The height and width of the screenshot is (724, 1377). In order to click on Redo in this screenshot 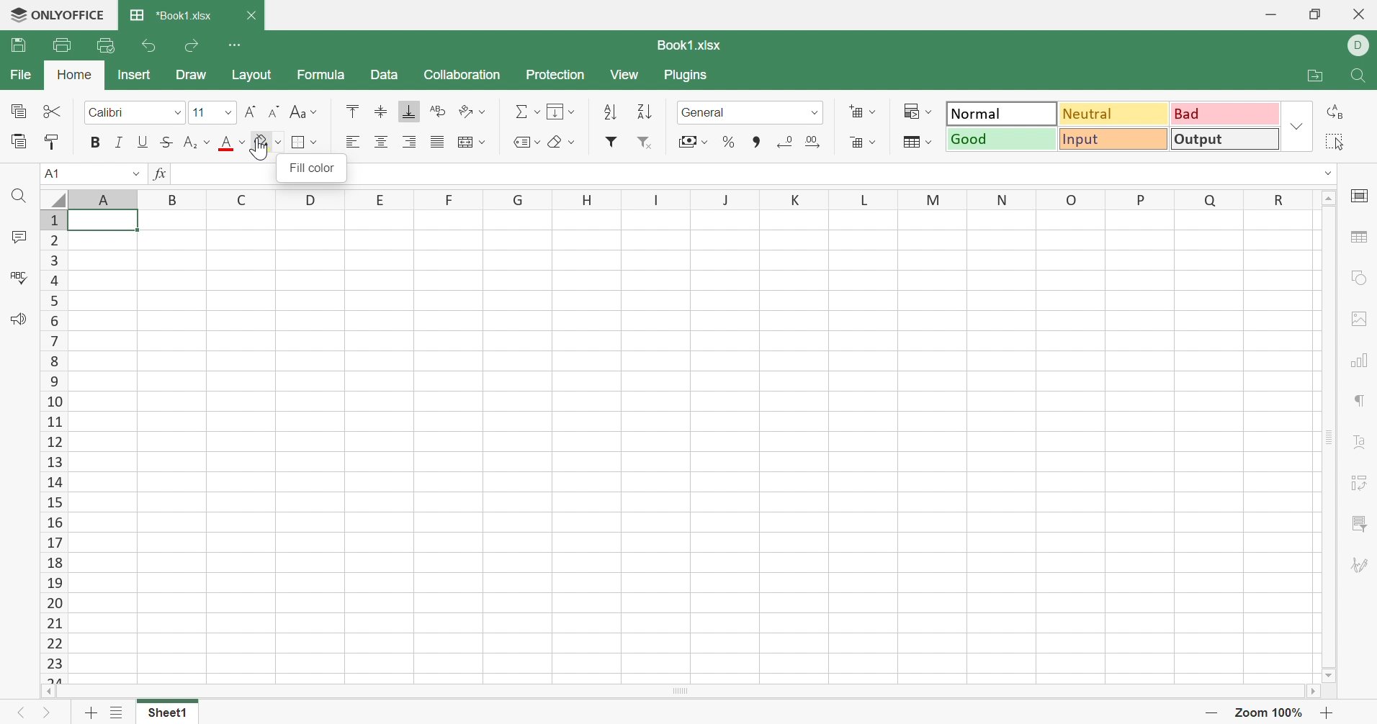, I will do `click(193, 44)`.